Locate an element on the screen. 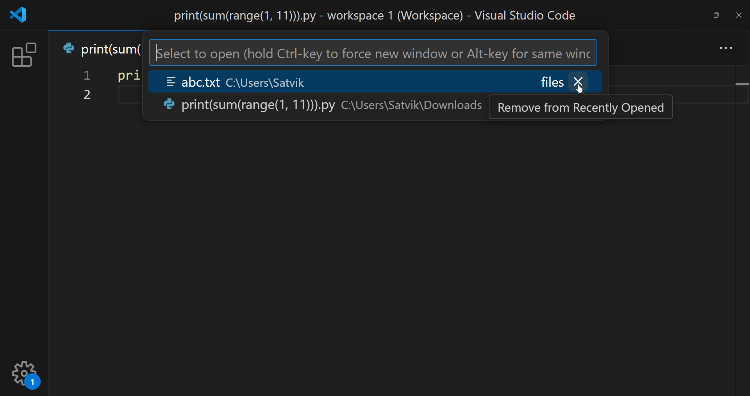  remove from recently opened is located at coordinates (582, 107).